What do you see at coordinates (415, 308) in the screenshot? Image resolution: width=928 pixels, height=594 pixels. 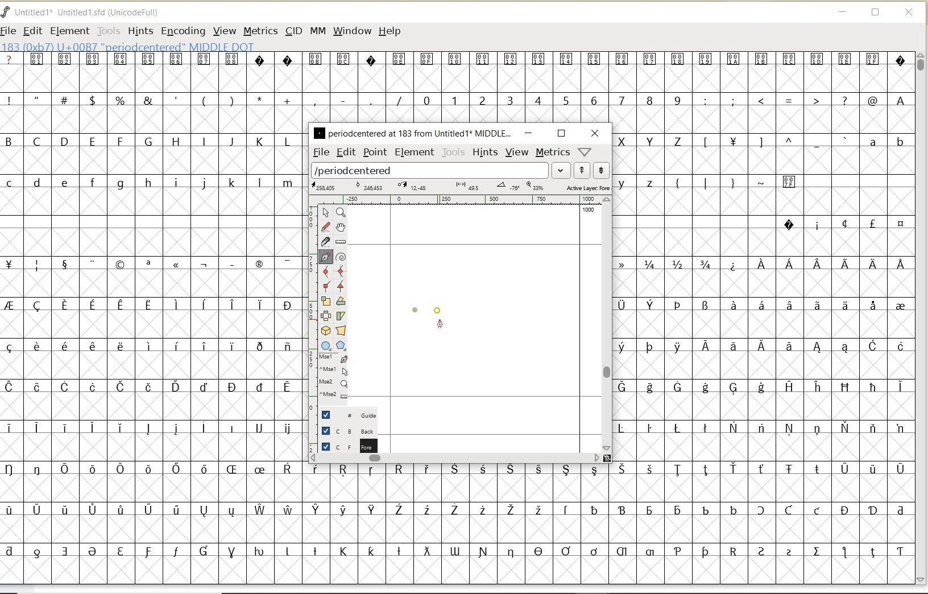 I see `dot` at bounding box center [415, 308].